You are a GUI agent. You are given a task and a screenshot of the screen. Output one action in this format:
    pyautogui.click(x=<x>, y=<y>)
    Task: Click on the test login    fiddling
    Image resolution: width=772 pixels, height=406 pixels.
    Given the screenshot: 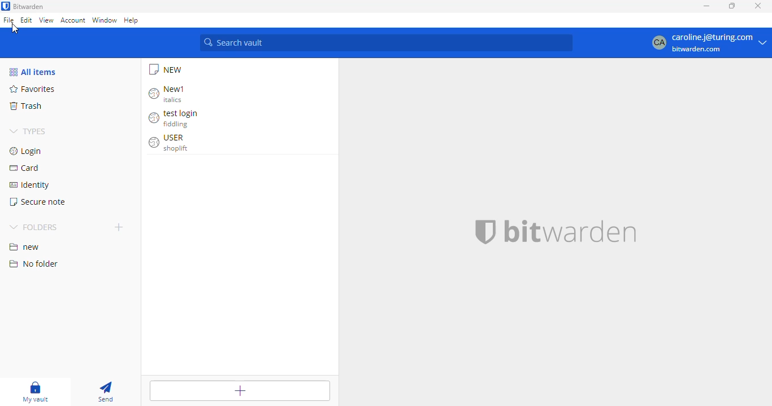 What is the action you would take?
    pyautogui.click(x=176, y=119)
    